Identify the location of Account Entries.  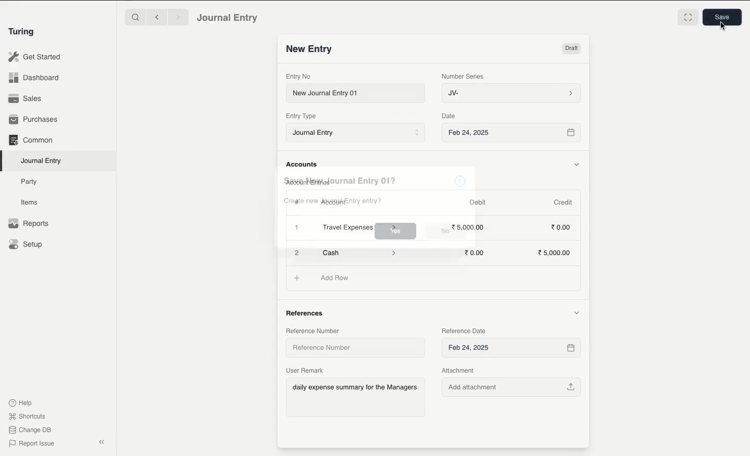
(310, 182).